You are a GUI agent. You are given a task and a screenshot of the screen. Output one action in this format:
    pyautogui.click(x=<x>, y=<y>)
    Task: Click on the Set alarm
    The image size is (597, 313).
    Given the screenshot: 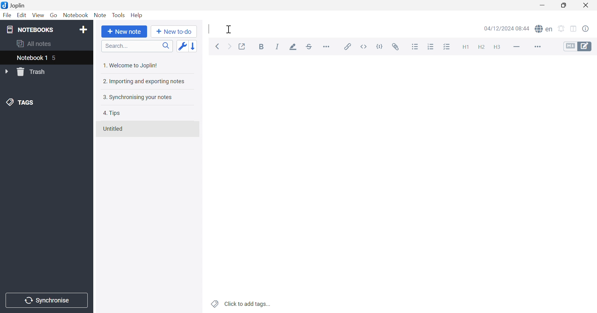 What is the action you would take?
    pyautogui.click(x=561, y=28)
    